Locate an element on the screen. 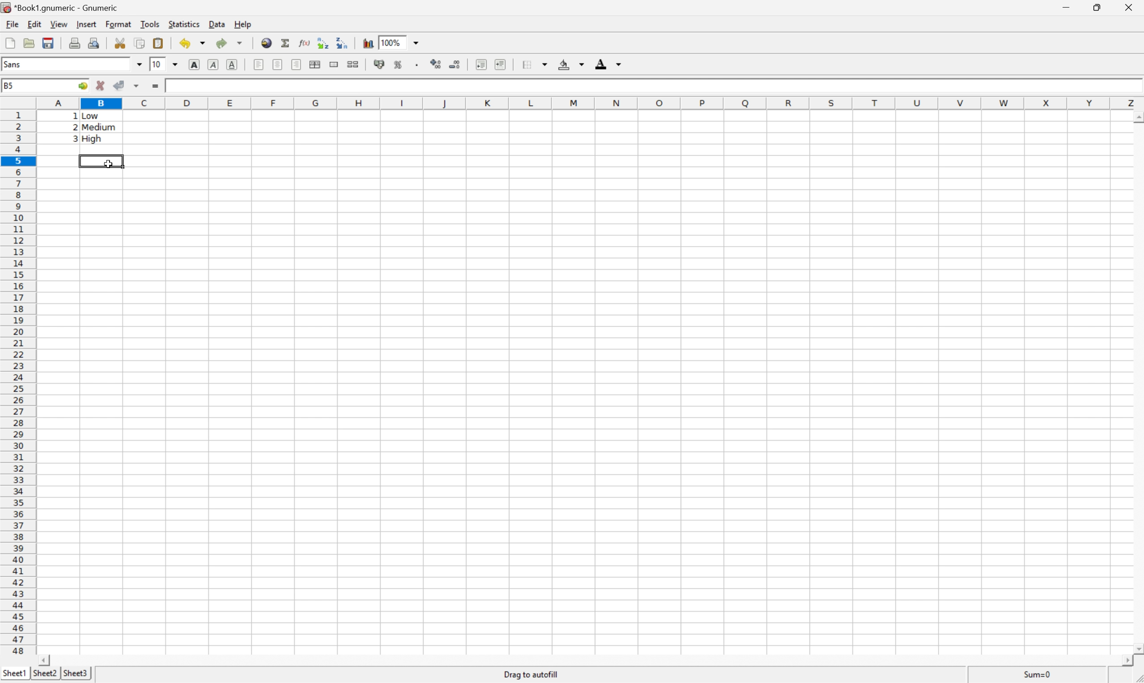 The width and height of the screenshot is (1144, 683). File is located at coordinates (12, 24).